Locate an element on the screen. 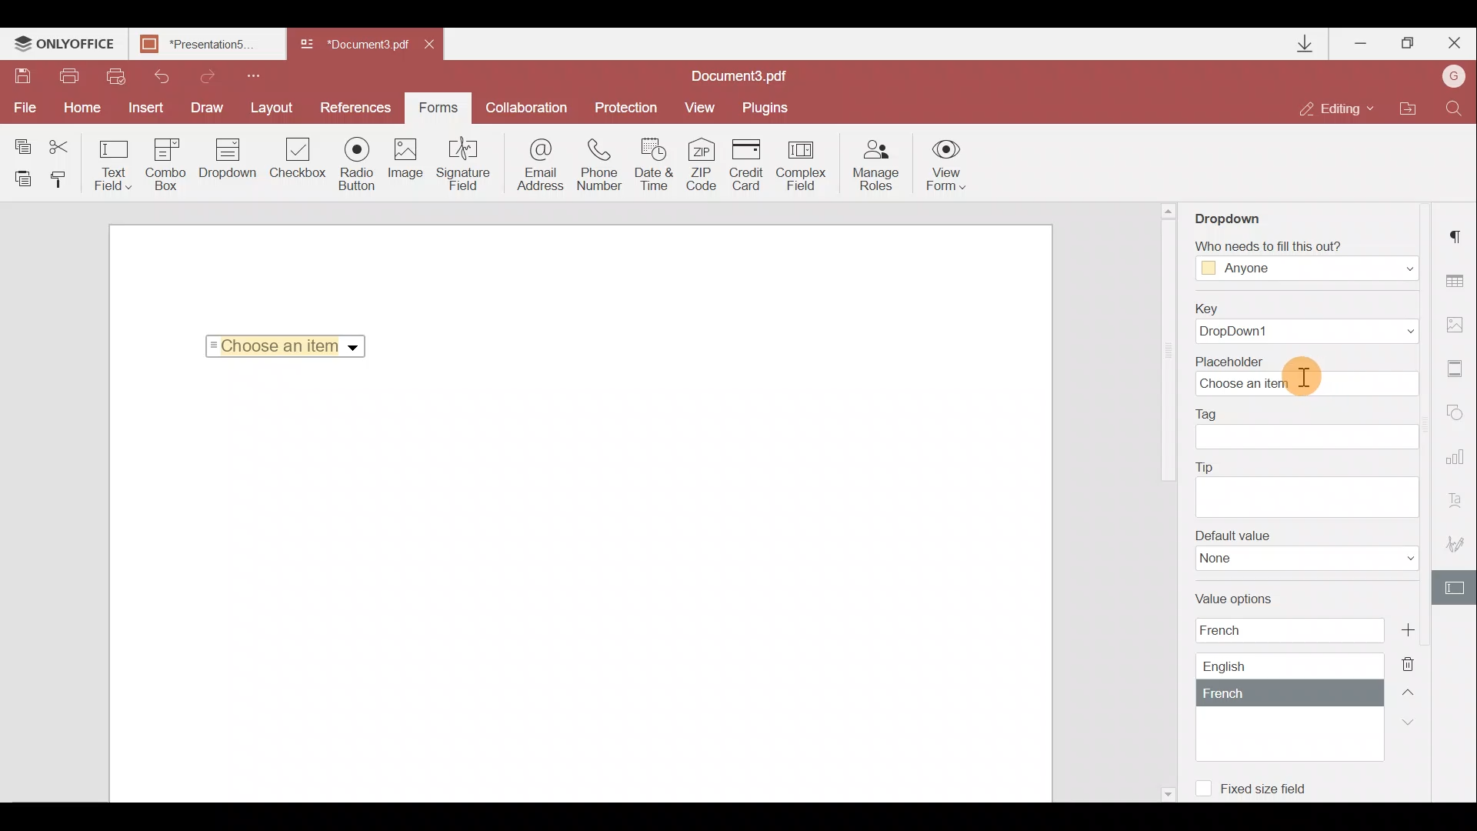 The image size is (1477, 831). Drop down is located at coordinates (228, 160).